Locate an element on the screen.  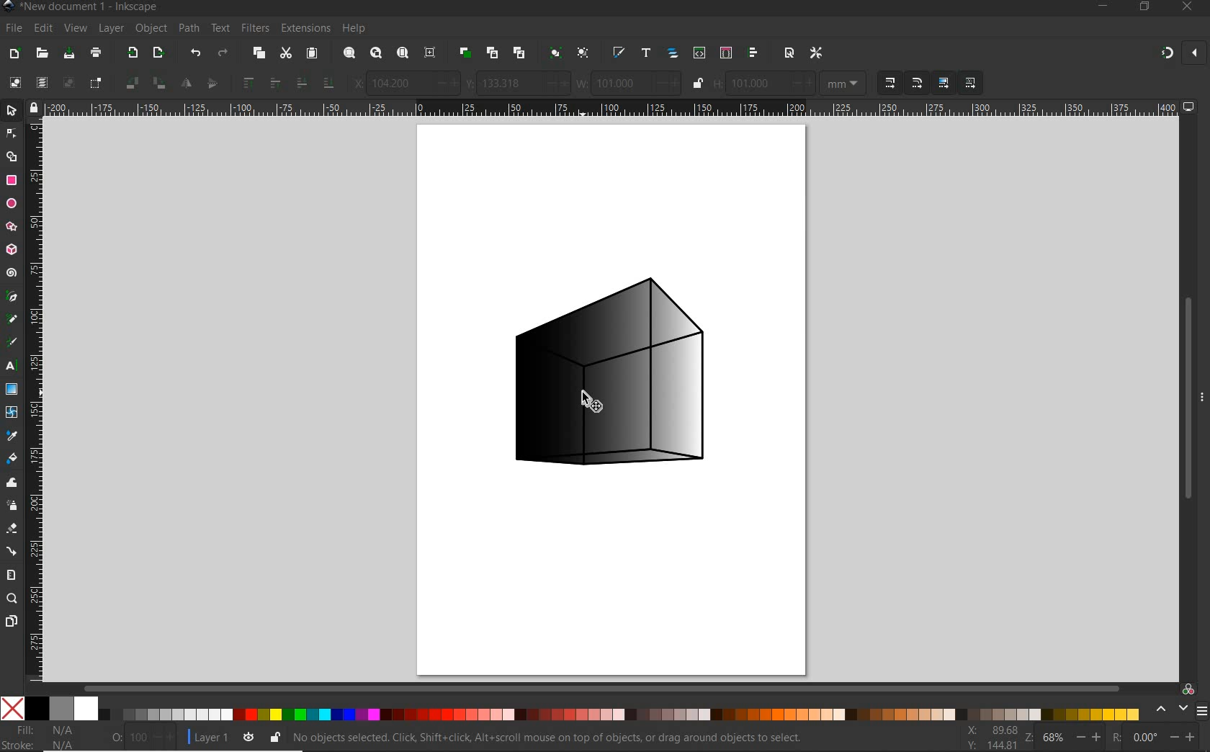
FILTERS is located at coordinates (254, 29).